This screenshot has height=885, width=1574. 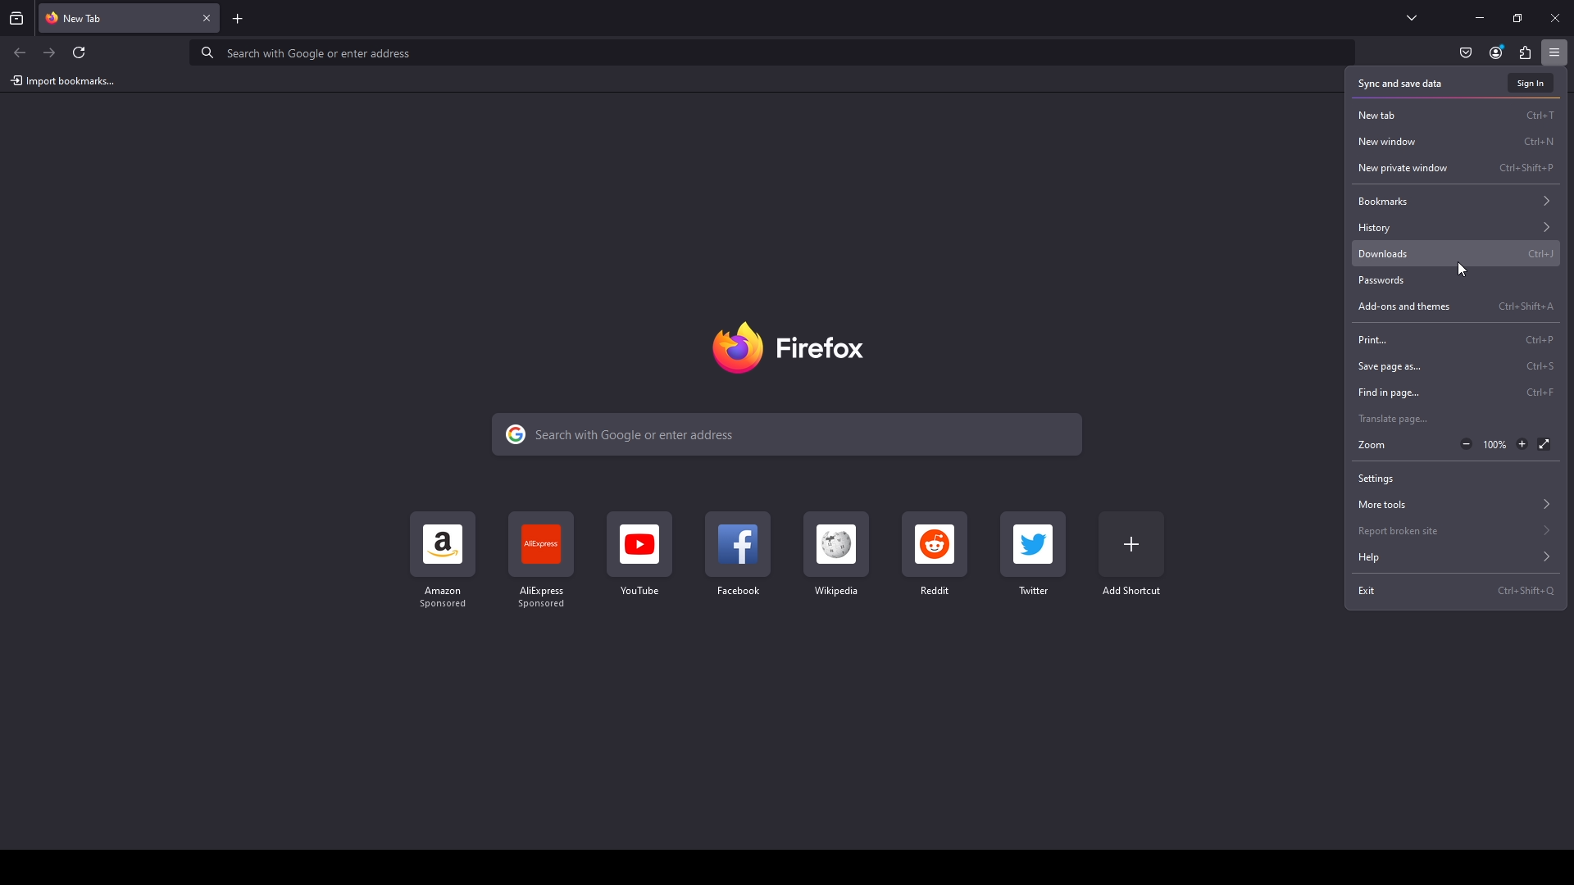 What do you see at coordinates (1522, 444) in the screenshot?
I see `Increase zoom` at bounding box center [1522, 444].